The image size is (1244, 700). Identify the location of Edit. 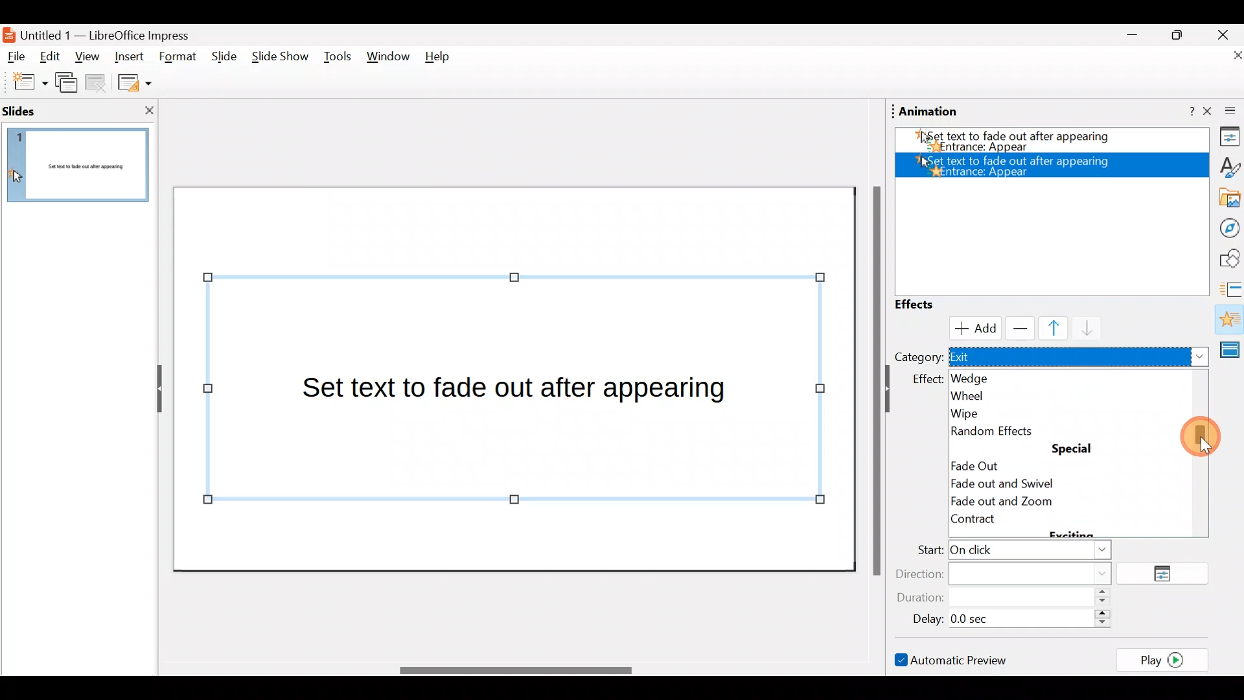
(54, 58).